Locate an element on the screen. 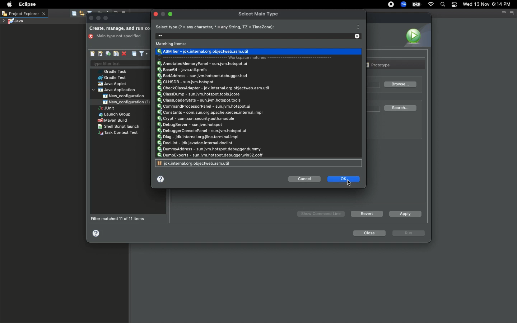 The width and height of the screenshot is (517, 323). BsdAddress - sun.jvm.hotspot.debugger.bsd is located at coordinates (203, 76).